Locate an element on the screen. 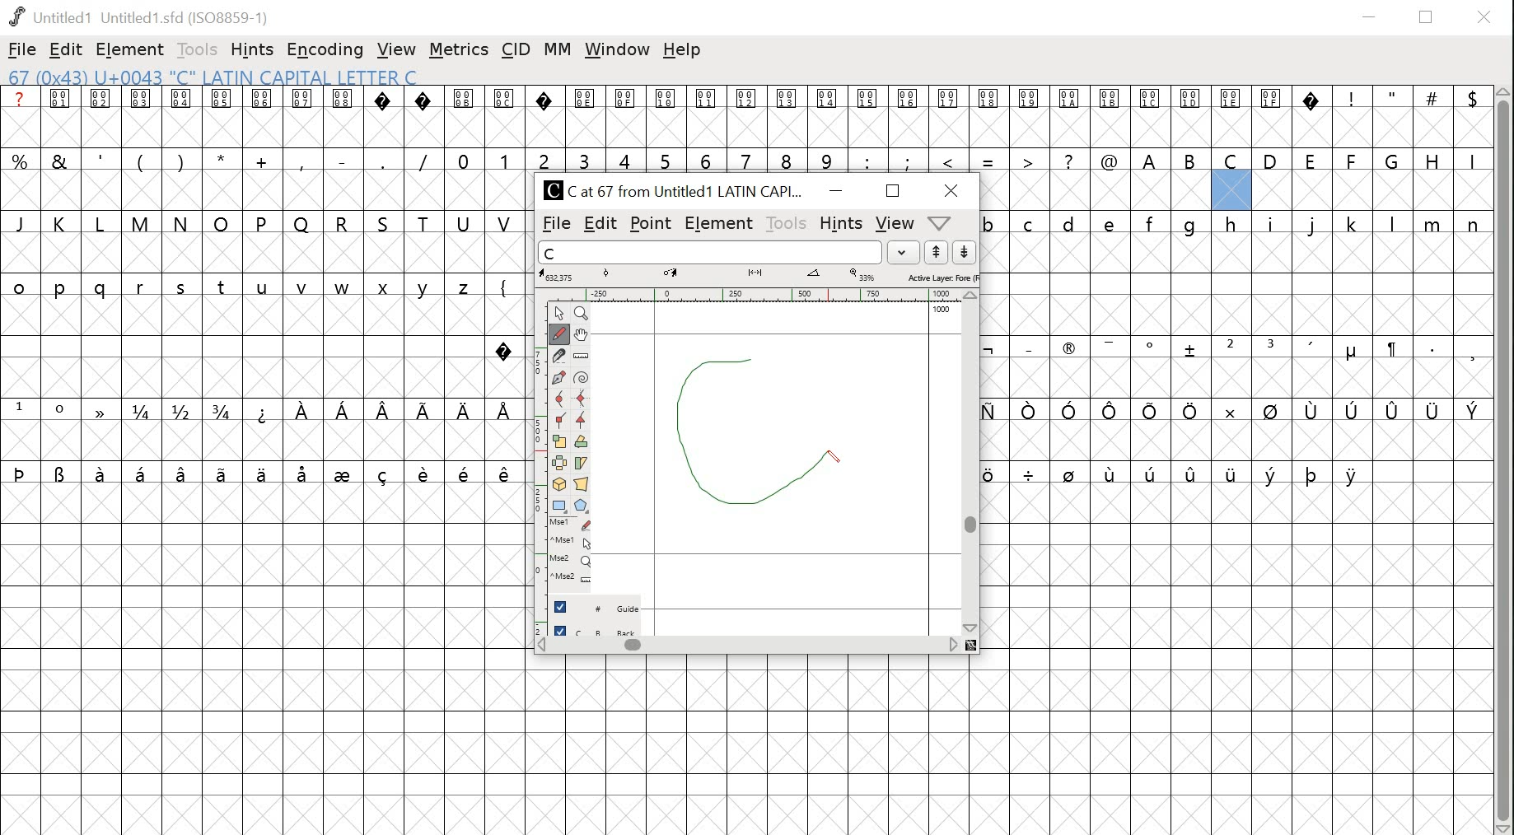 This screenshot has height=835, width=1514. corner is located at coordinates (562, 421).